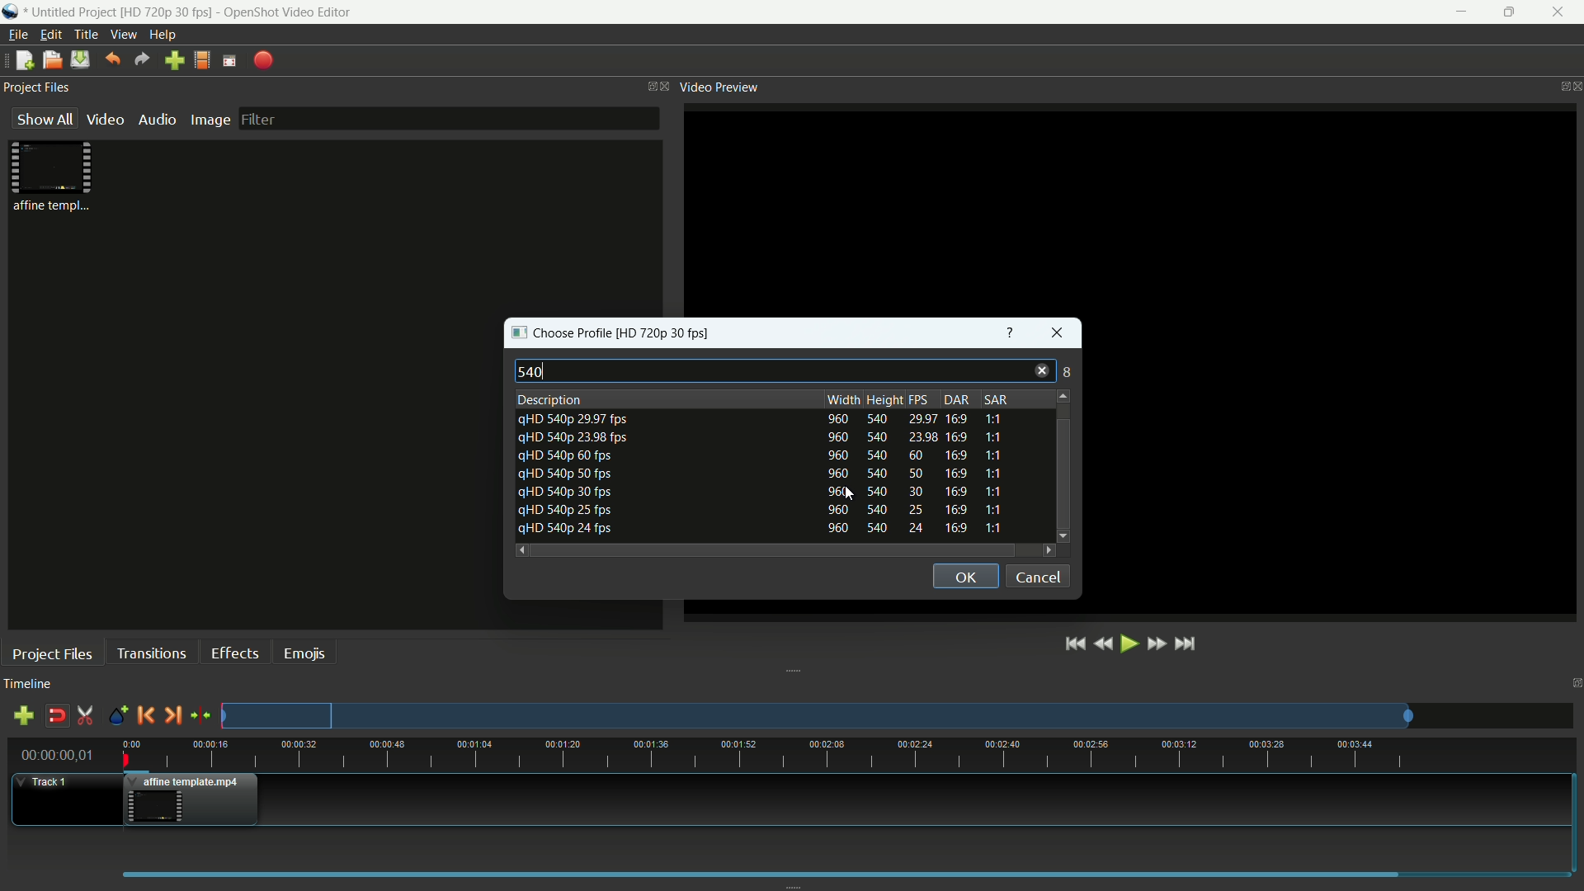 The width and height of the screenshot is (1584, 891). What do you see at coordinates (173, 714) in the screenshot?
I see `next marker` at bounding box center [173, 714].